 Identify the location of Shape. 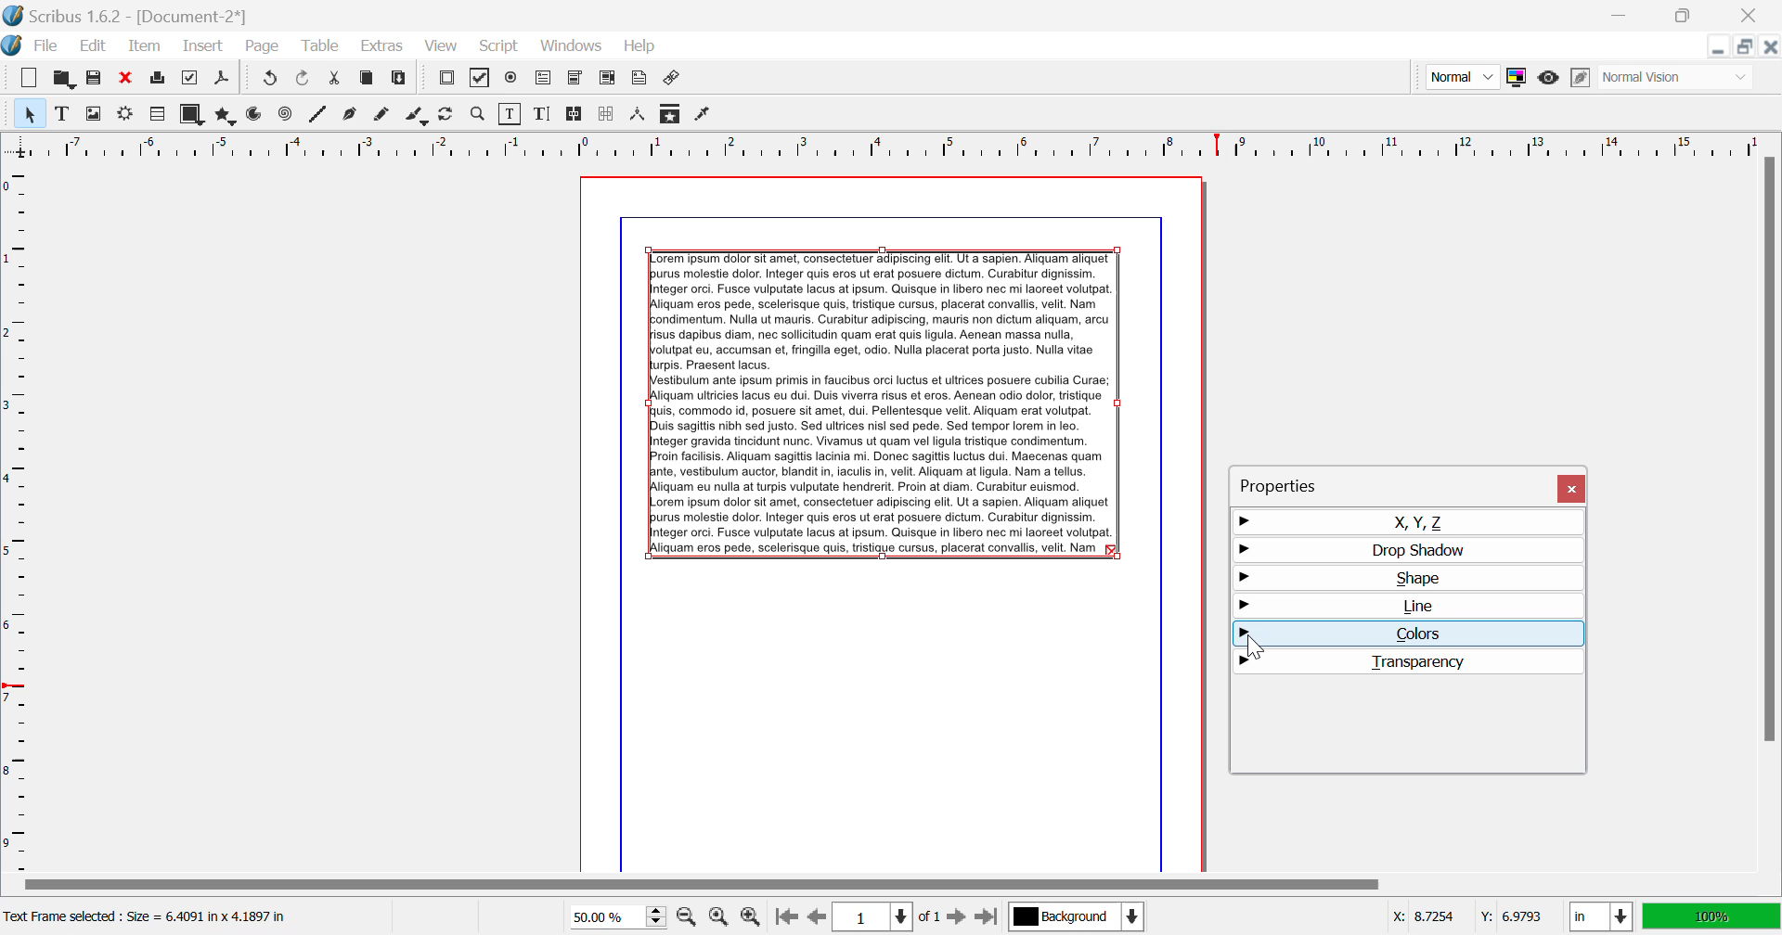
(1407, 579).